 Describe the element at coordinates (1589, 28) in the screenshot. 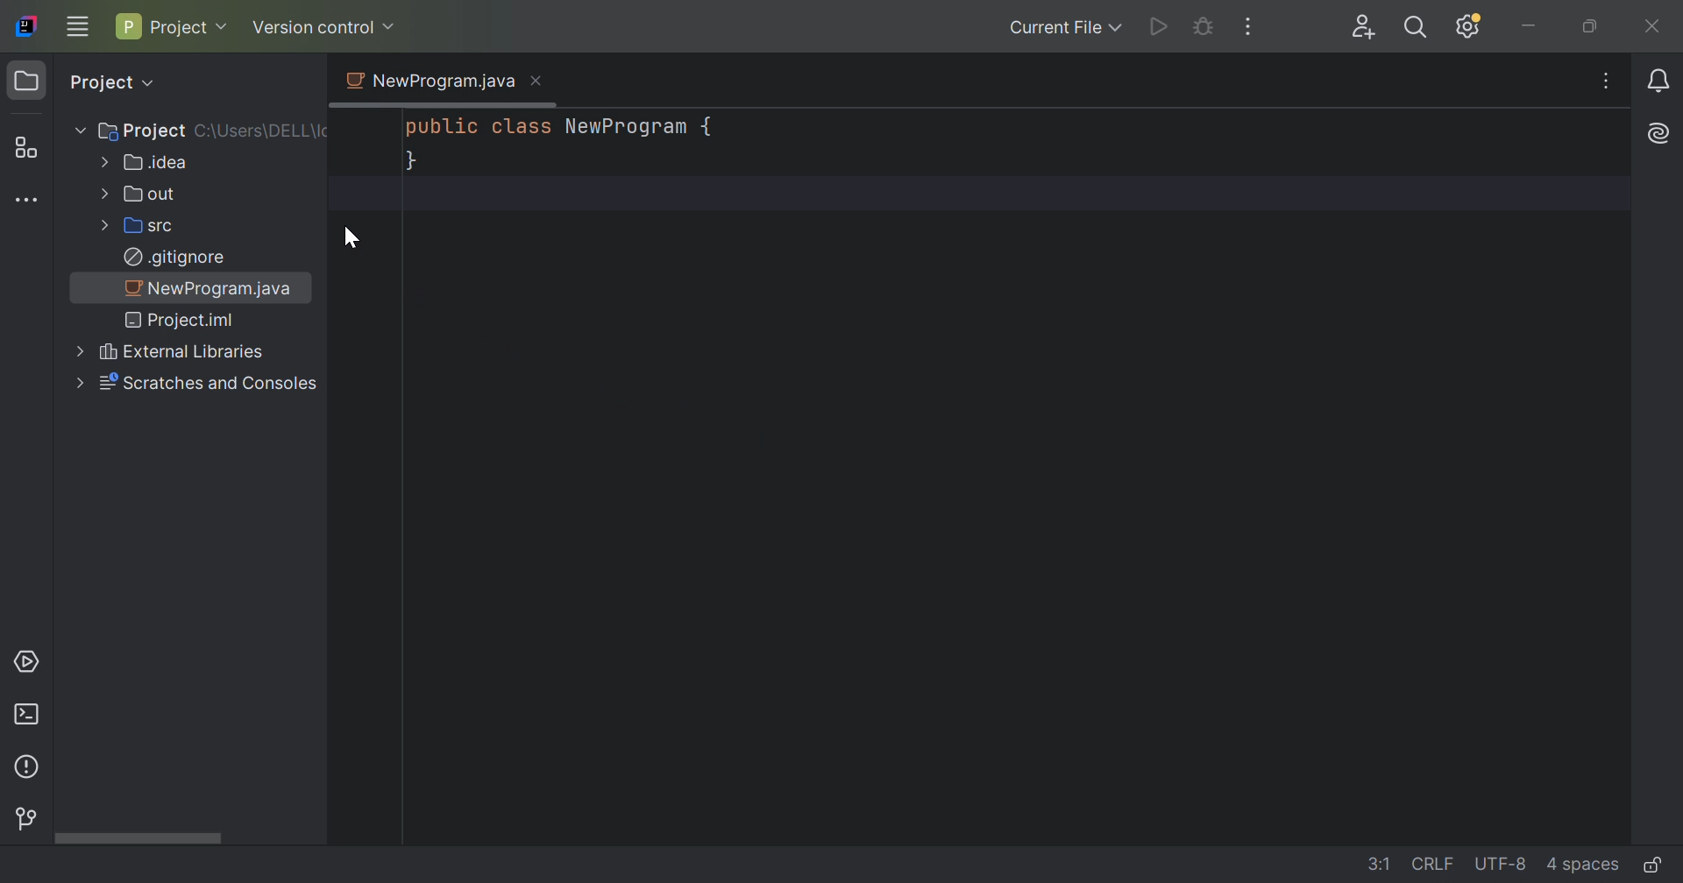

I see `Restore Down` at that location.